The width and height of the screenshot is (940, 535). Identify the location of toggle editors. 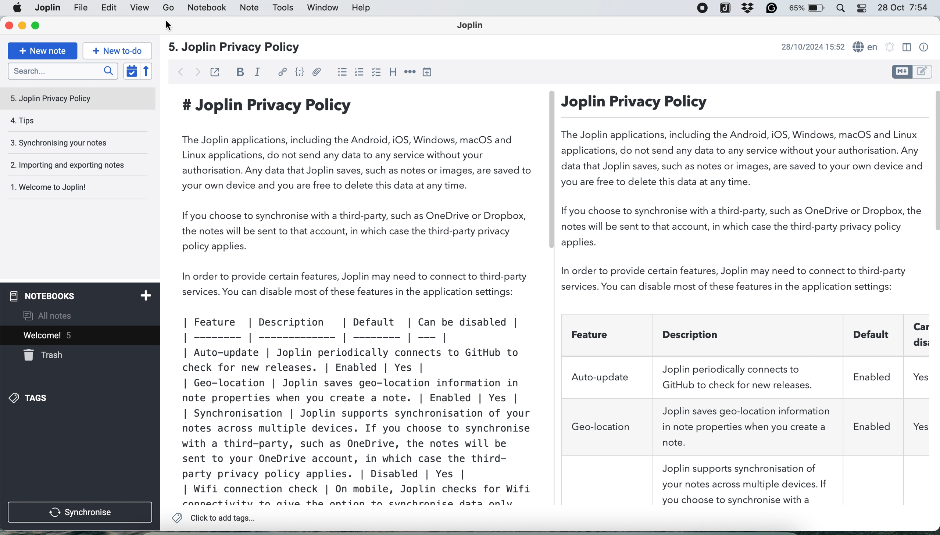
(911, 71).